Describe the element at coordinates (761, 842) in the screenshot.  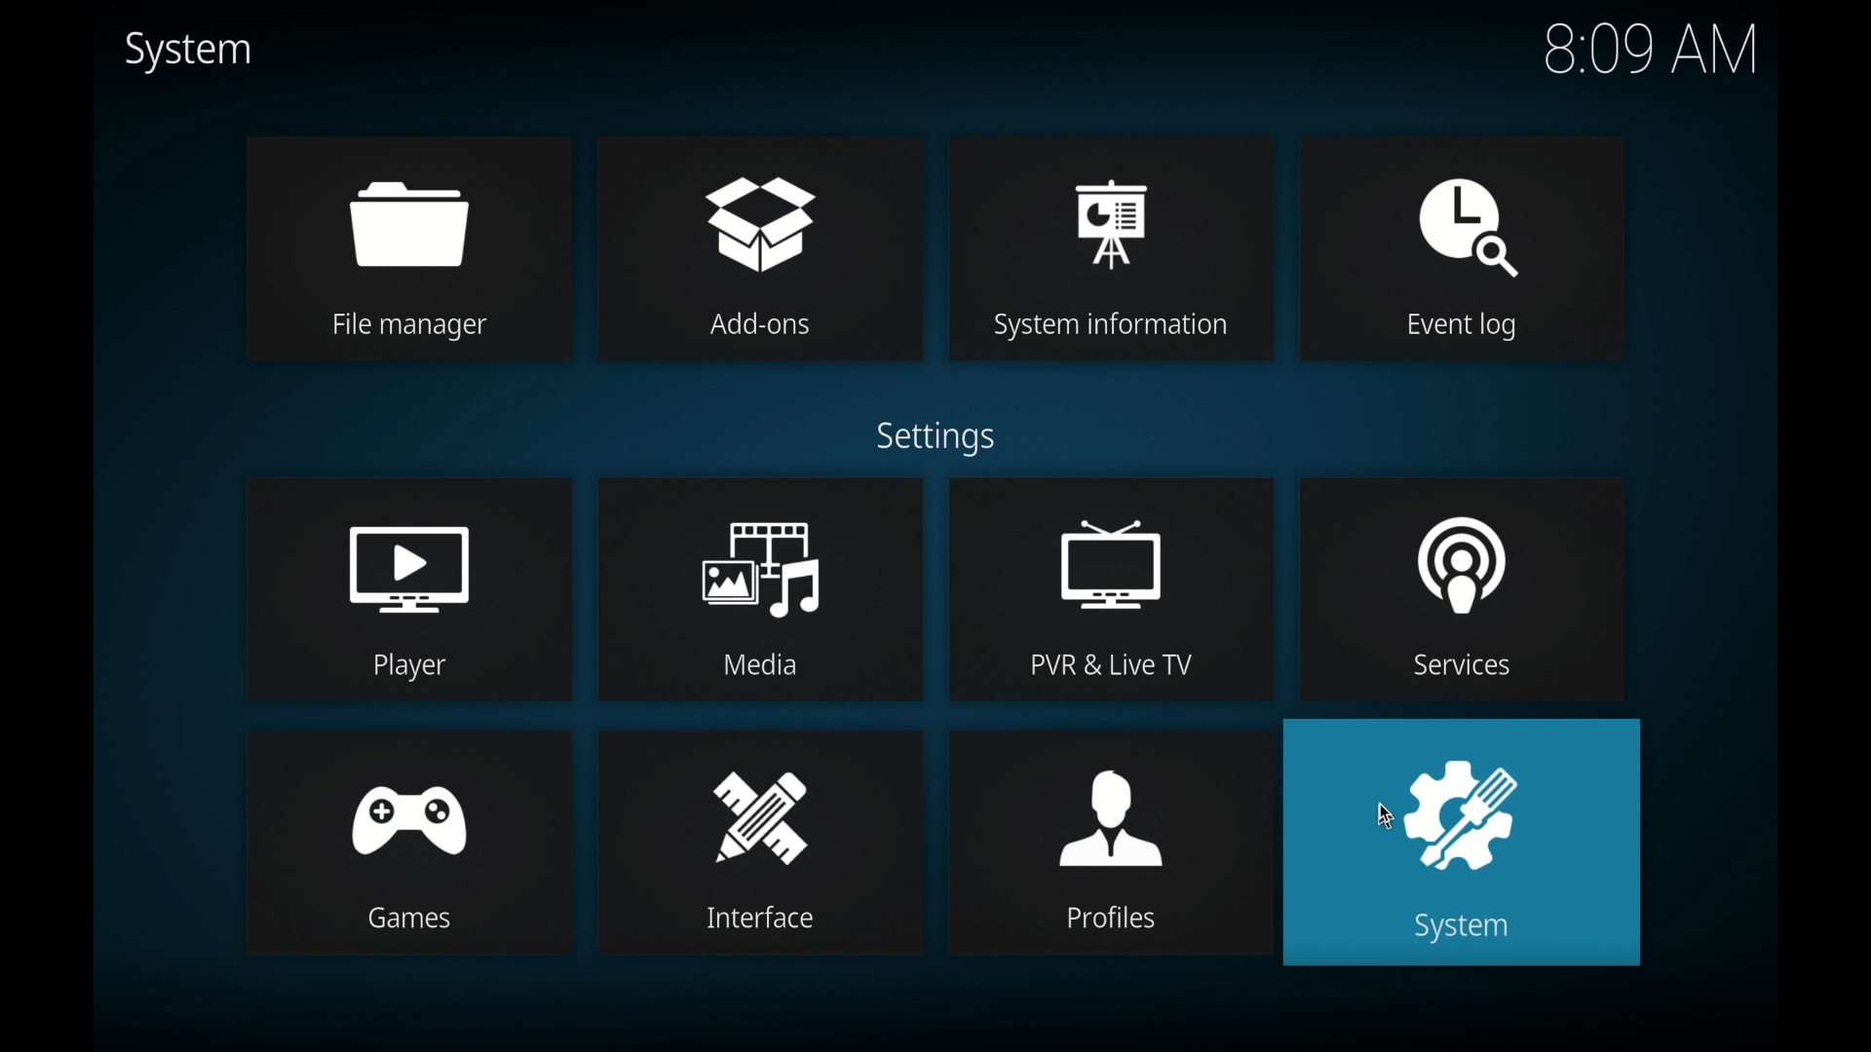
I see `interface` at that location.